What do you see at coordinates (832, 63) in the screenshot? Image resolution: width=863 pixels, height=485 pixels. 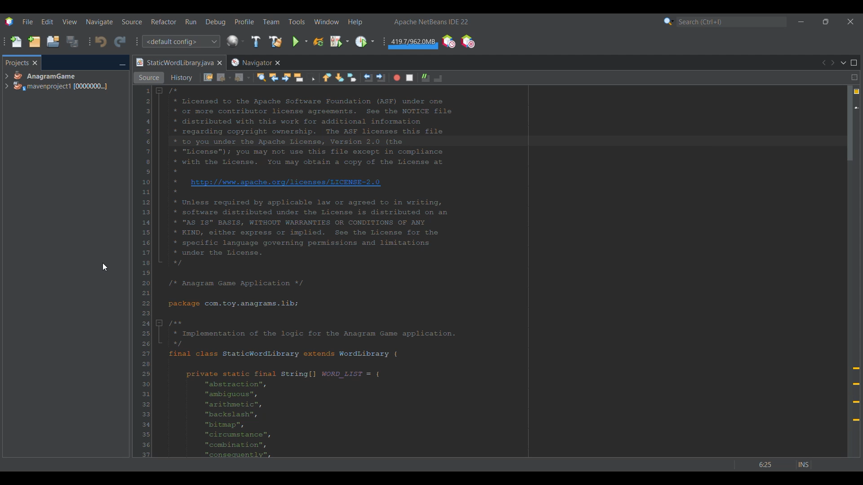 I see `Next` at bounding box center [832, 63].